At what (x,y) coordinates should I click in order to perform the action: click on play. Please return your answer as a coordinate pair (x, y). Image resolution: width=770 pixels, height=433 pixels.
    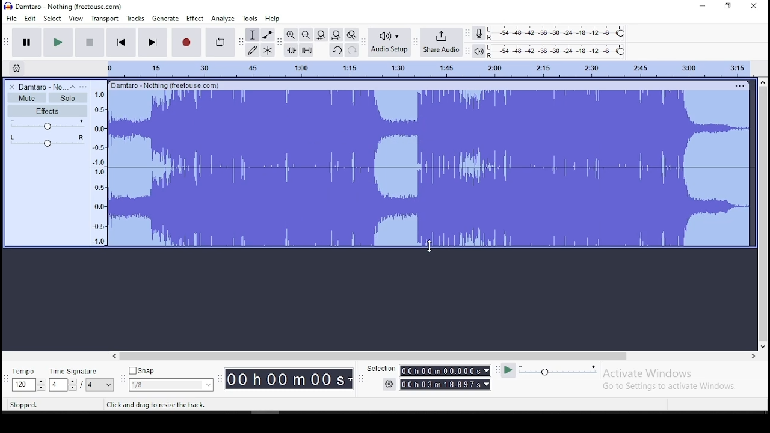
    Looking at the image, I should click on (58, 41).